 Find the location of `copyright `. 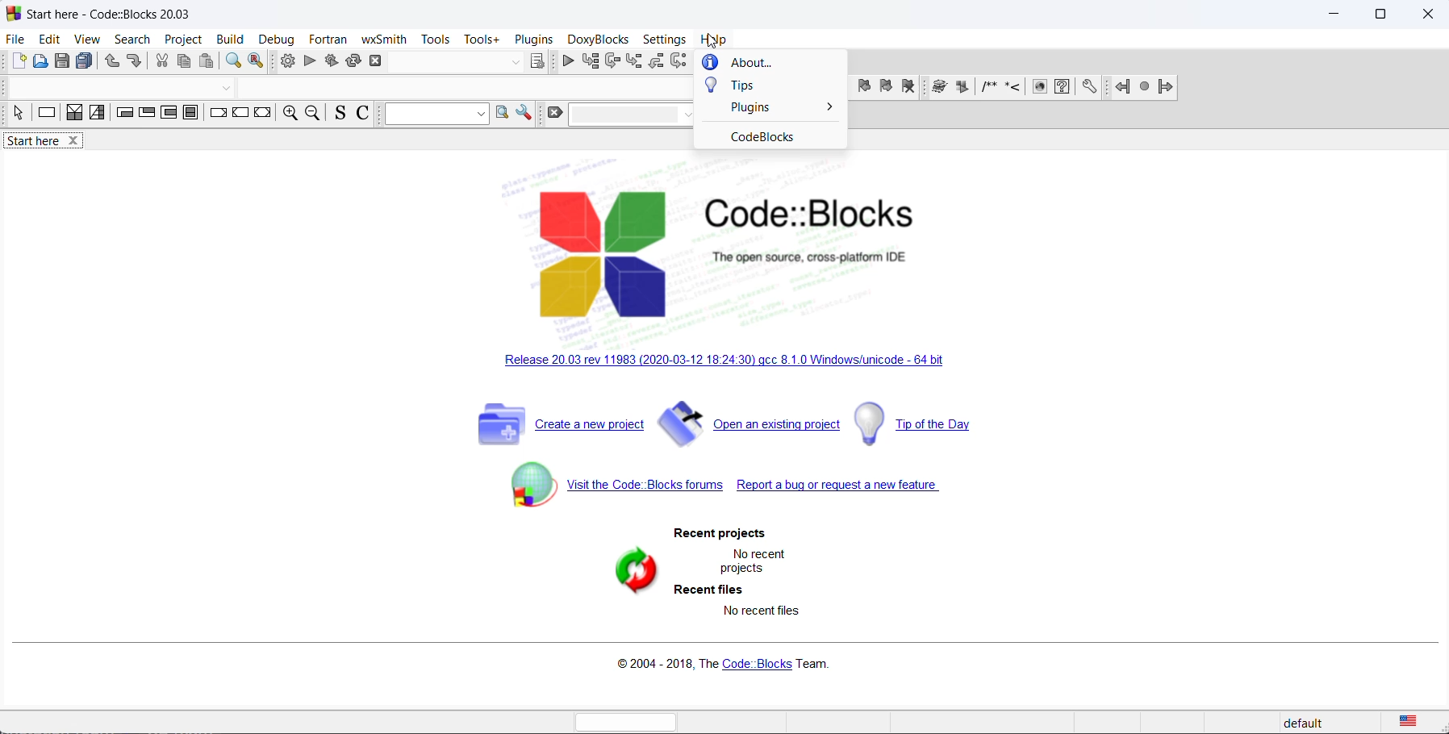

copyright  is located at coordinates (719, 662).